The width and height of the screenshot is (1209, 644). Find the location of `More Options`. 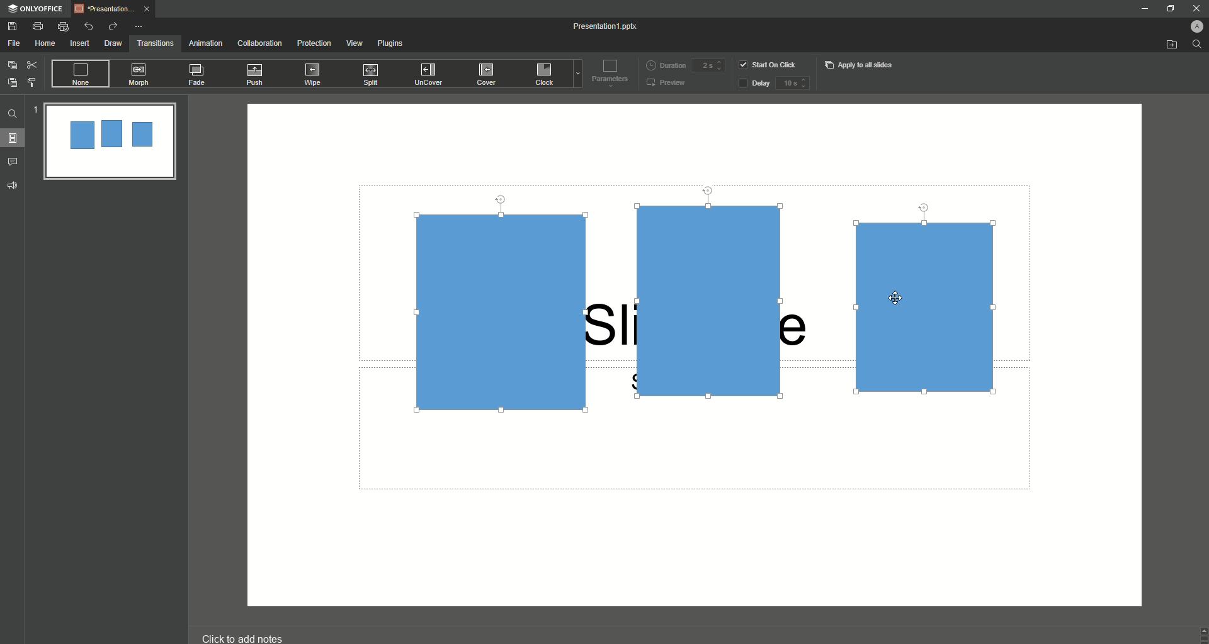

More Options is located at coordinates (140, 26).